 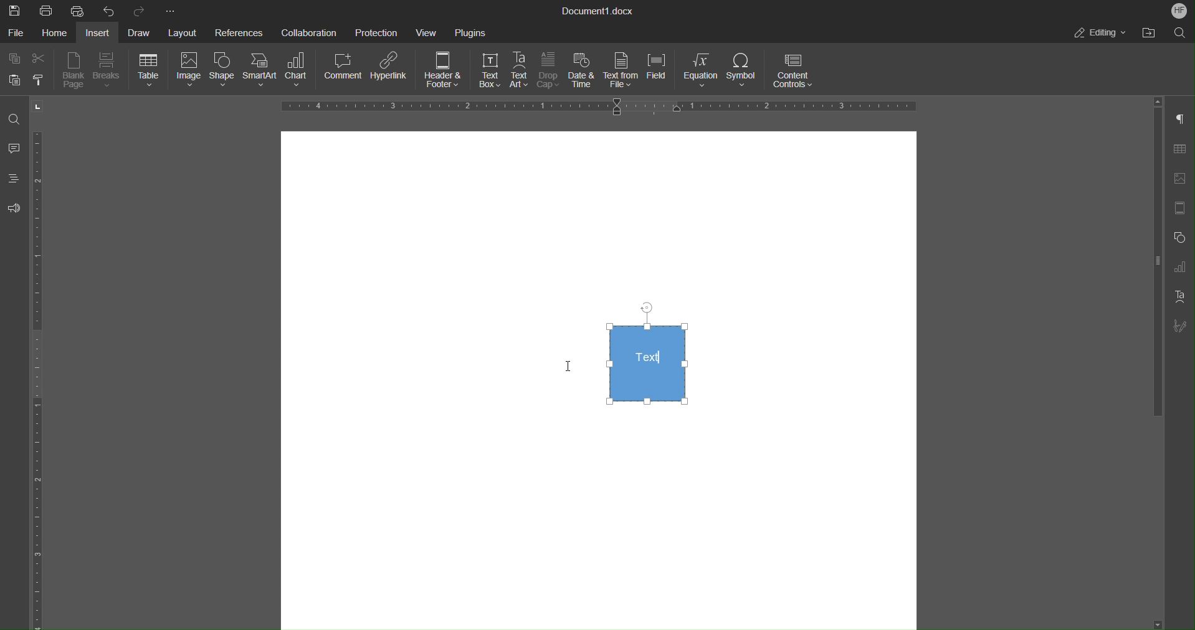 I want to click on Editing, so click(x=1101, y=33).